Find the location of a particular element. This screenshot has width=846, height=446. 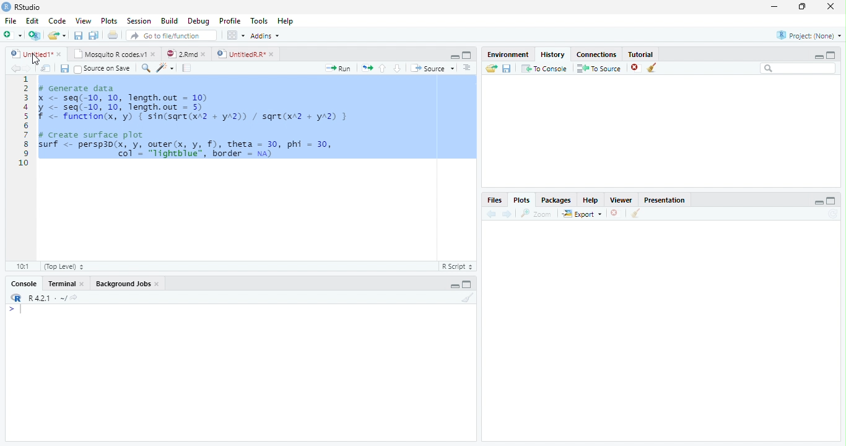

maximize is located at coordinates (831, 55).